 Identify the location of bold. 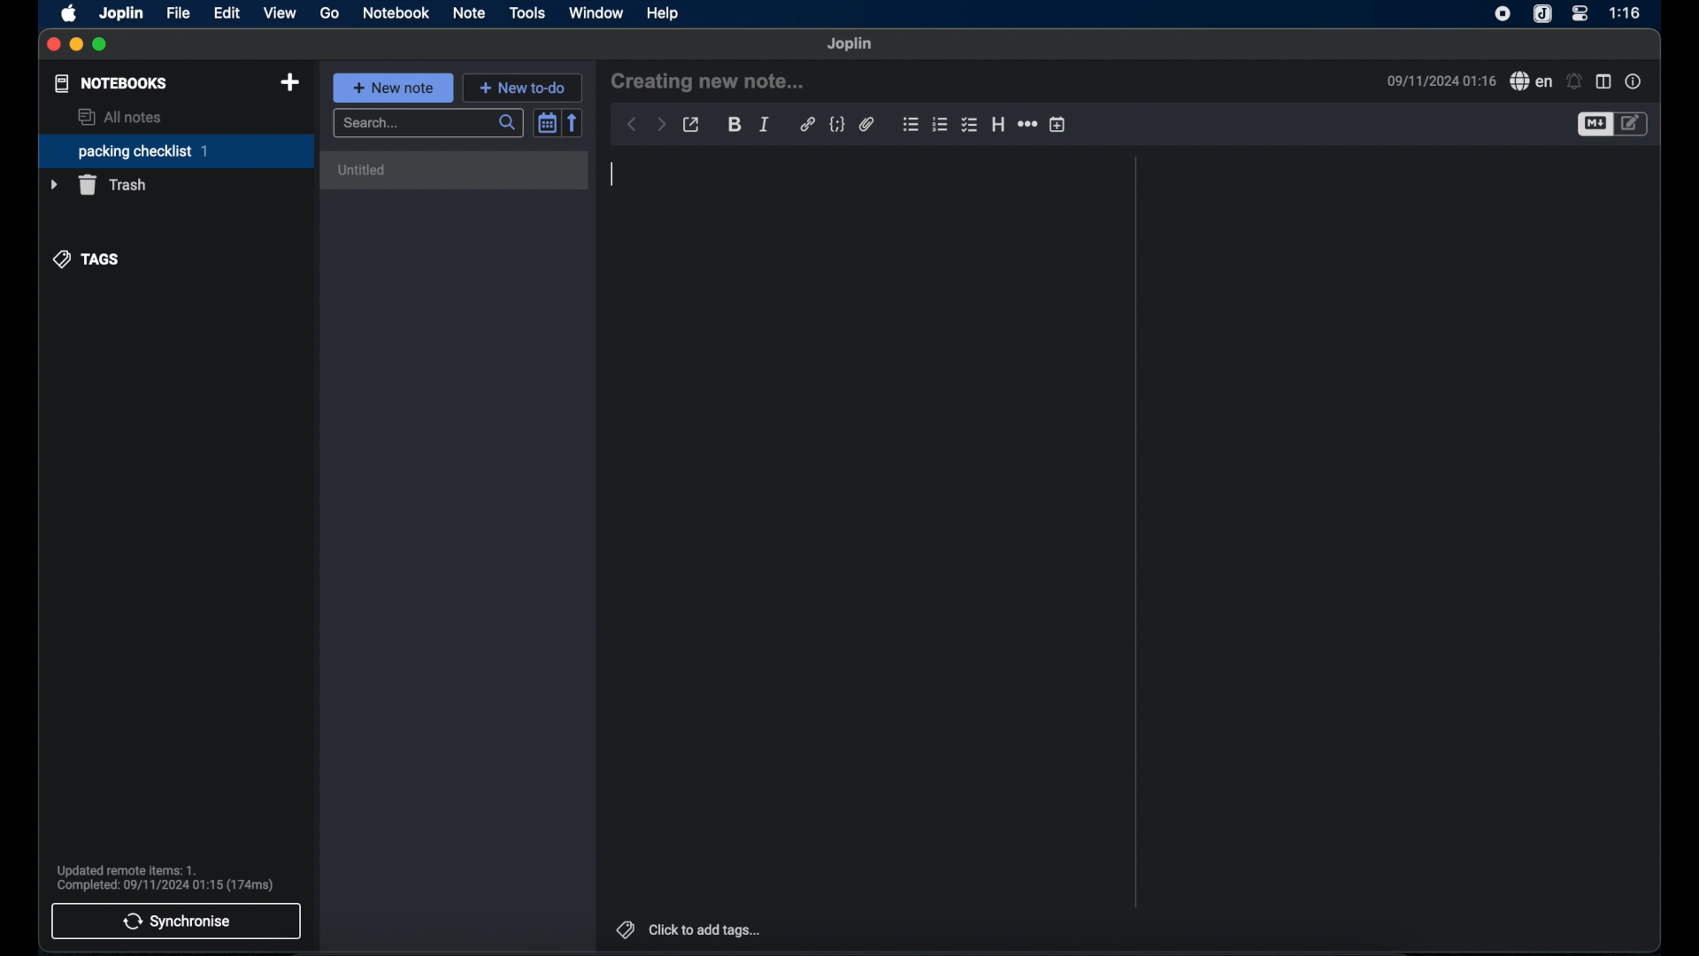
(734, 125).